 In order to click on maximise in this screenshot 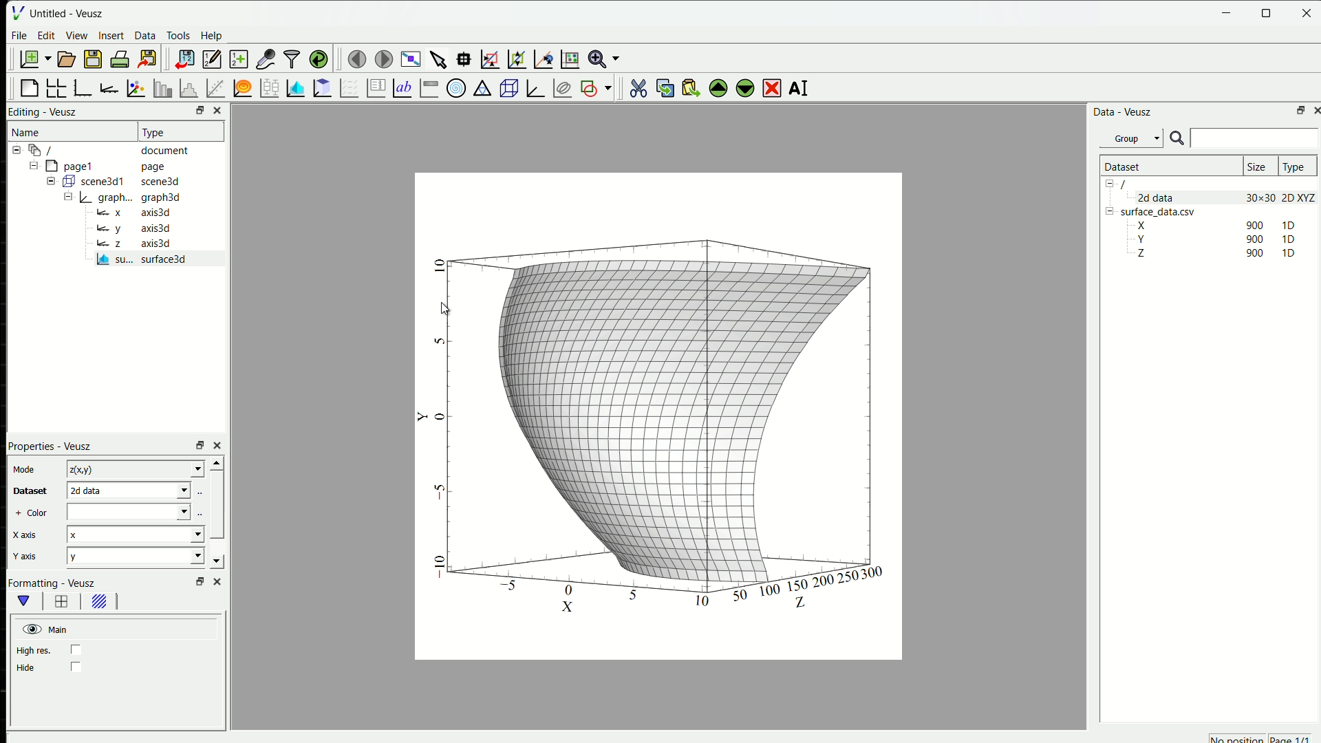, I will do `click(1267, 13)`.